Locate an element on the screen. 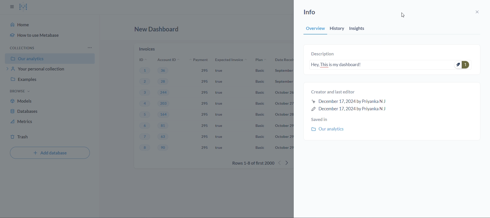 The height and width of the screenshot is (218, 490). true is located at coordinates (221, 104).